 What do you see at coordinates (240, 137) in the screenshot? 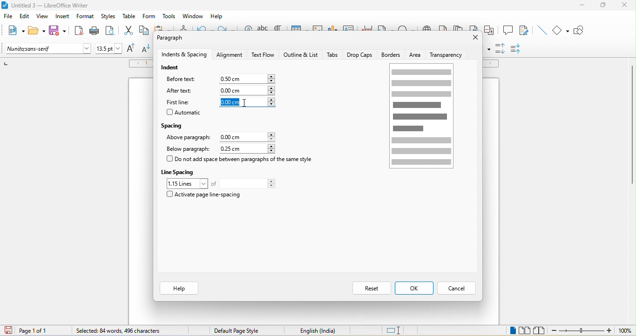
I see `0.00 cm` at bounding box center [240, 137].